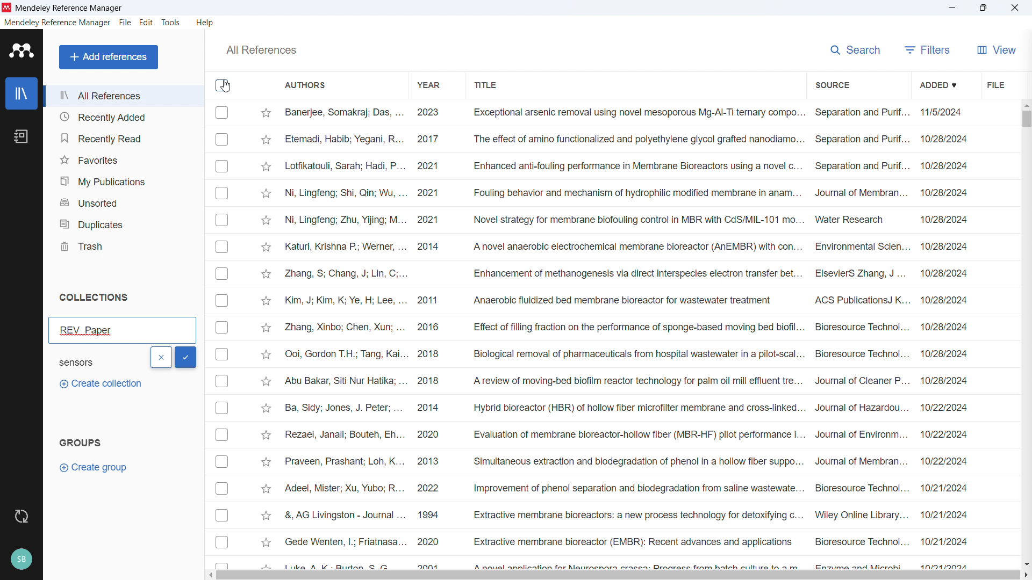 This screenshot has width=1032, height=580. I want to click on Gede Wenten, |; Friatnasa... 2020 Extractive membrane bioreactor (EMBR): Recent advances and applications Bioresource Technol... 10/21/2024, so click(626, 541).